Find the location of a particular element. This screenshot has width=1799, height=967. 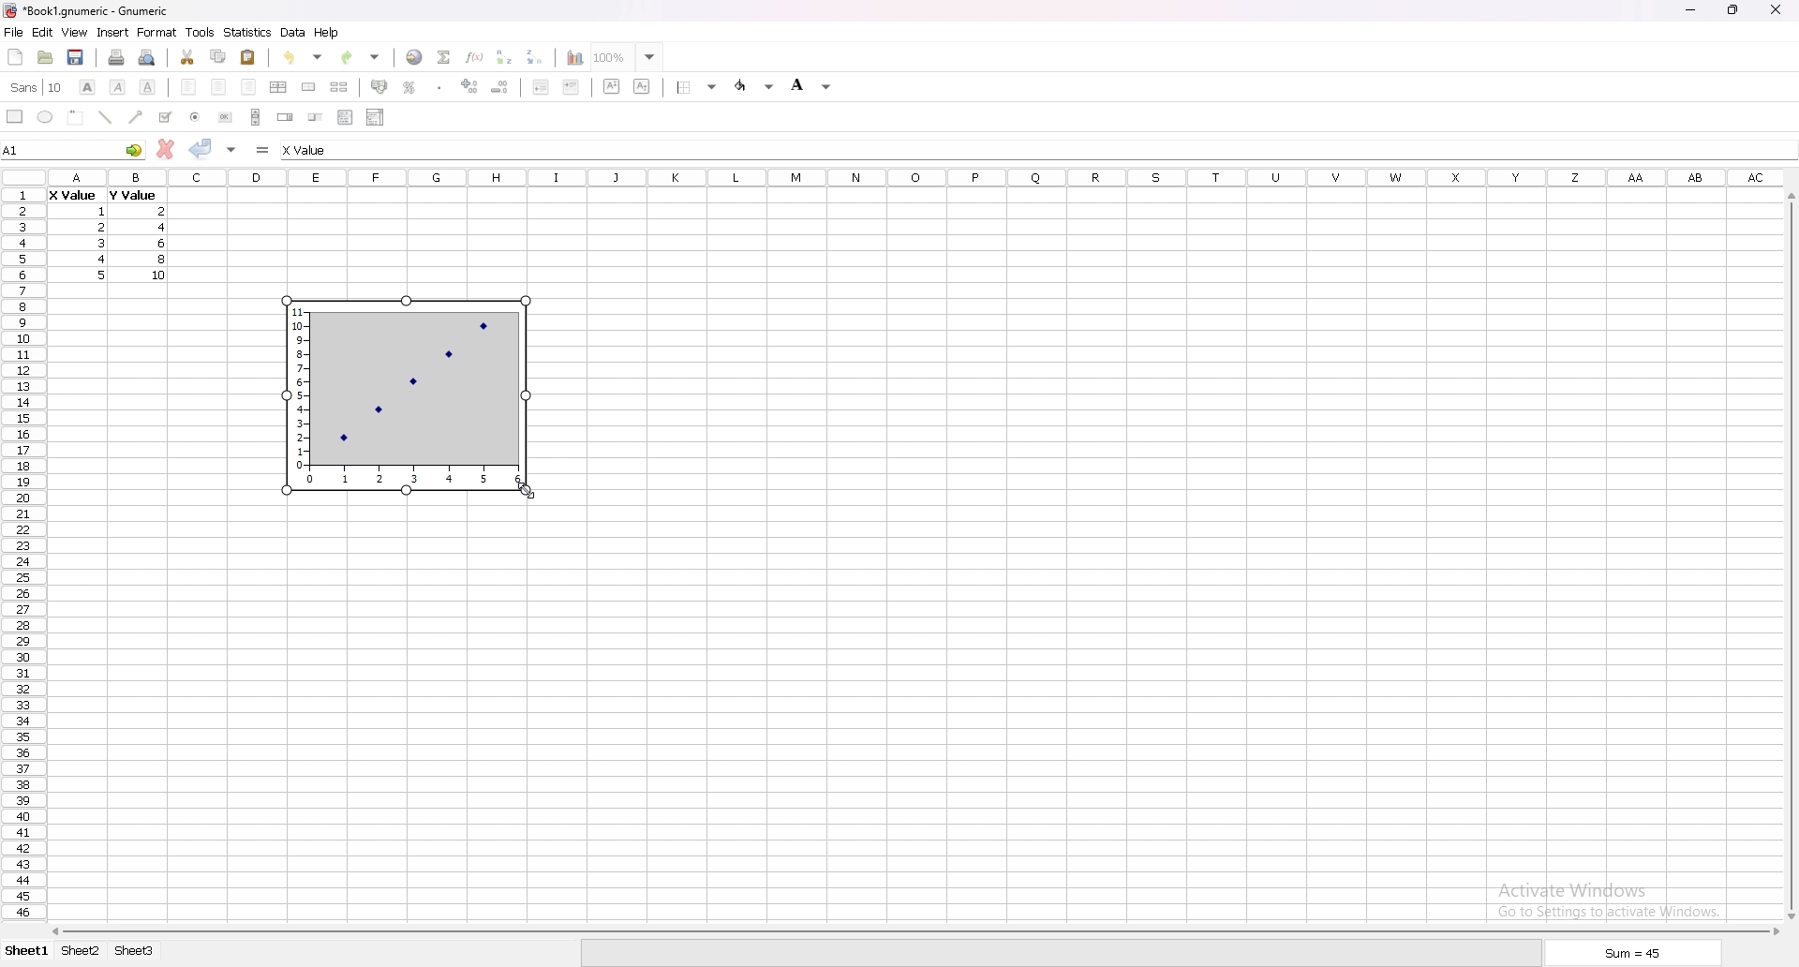

centre is located at coordinates (219, 86).